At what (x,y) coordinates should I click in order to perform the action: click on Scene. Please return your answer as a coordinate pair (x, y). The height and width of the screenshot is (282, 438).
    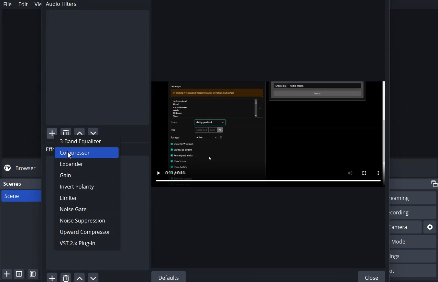
    Looking at the image, I should click on (20, 196).